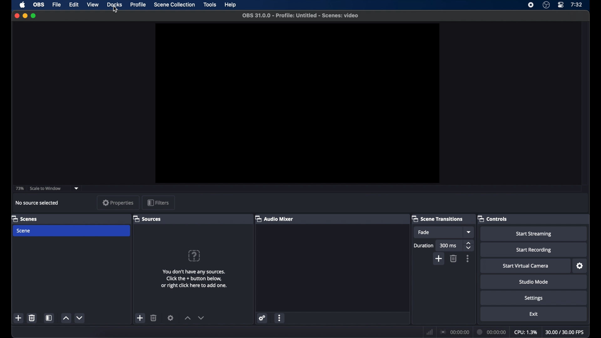 This screenshot has height=338, width=601. I want to click on duration, so click(423, 245).